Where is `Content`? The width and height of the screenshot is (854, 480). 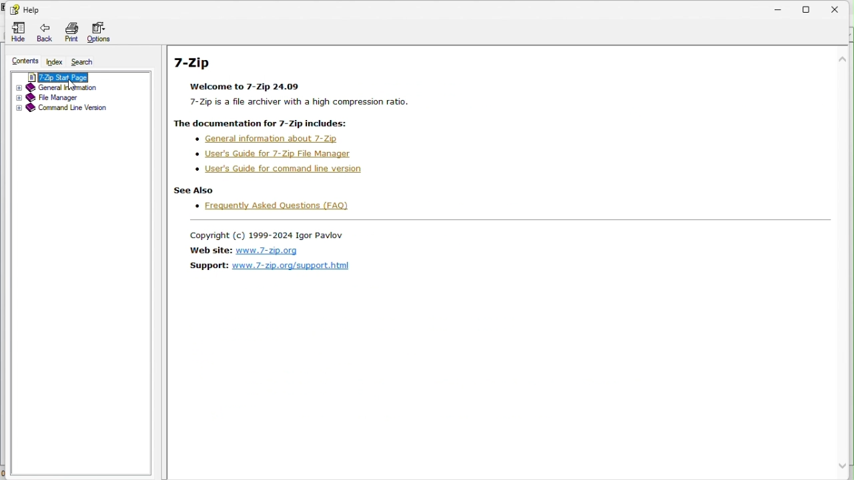
Content is located at coordinates (21, 59).